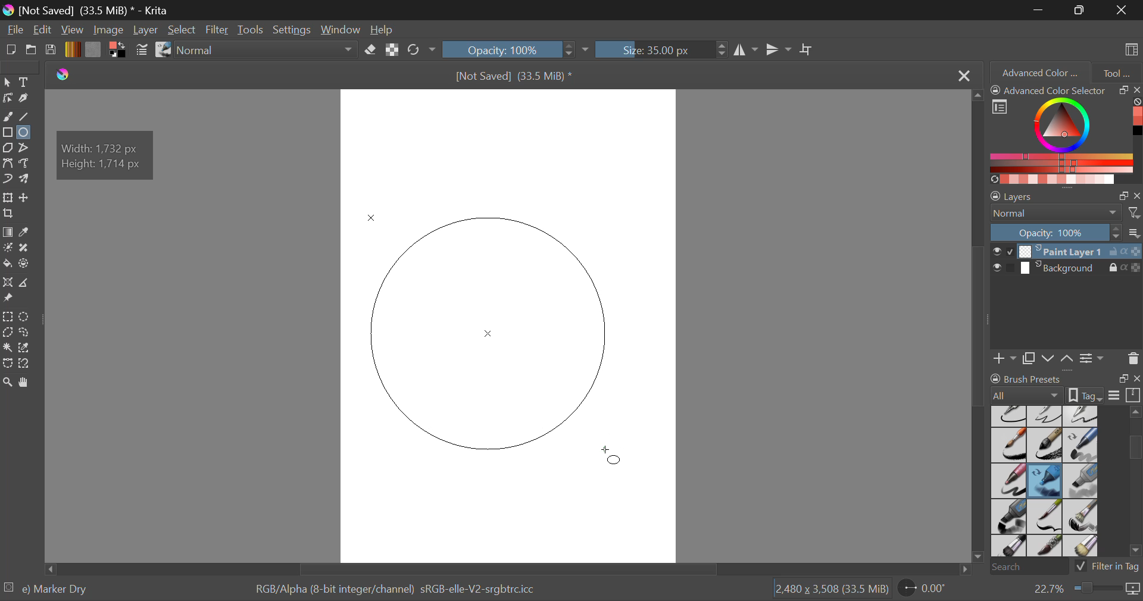  What do you see at coordinates (808, 50) in the screenshot?
I see `Crop` at bounding box center [808, 50].